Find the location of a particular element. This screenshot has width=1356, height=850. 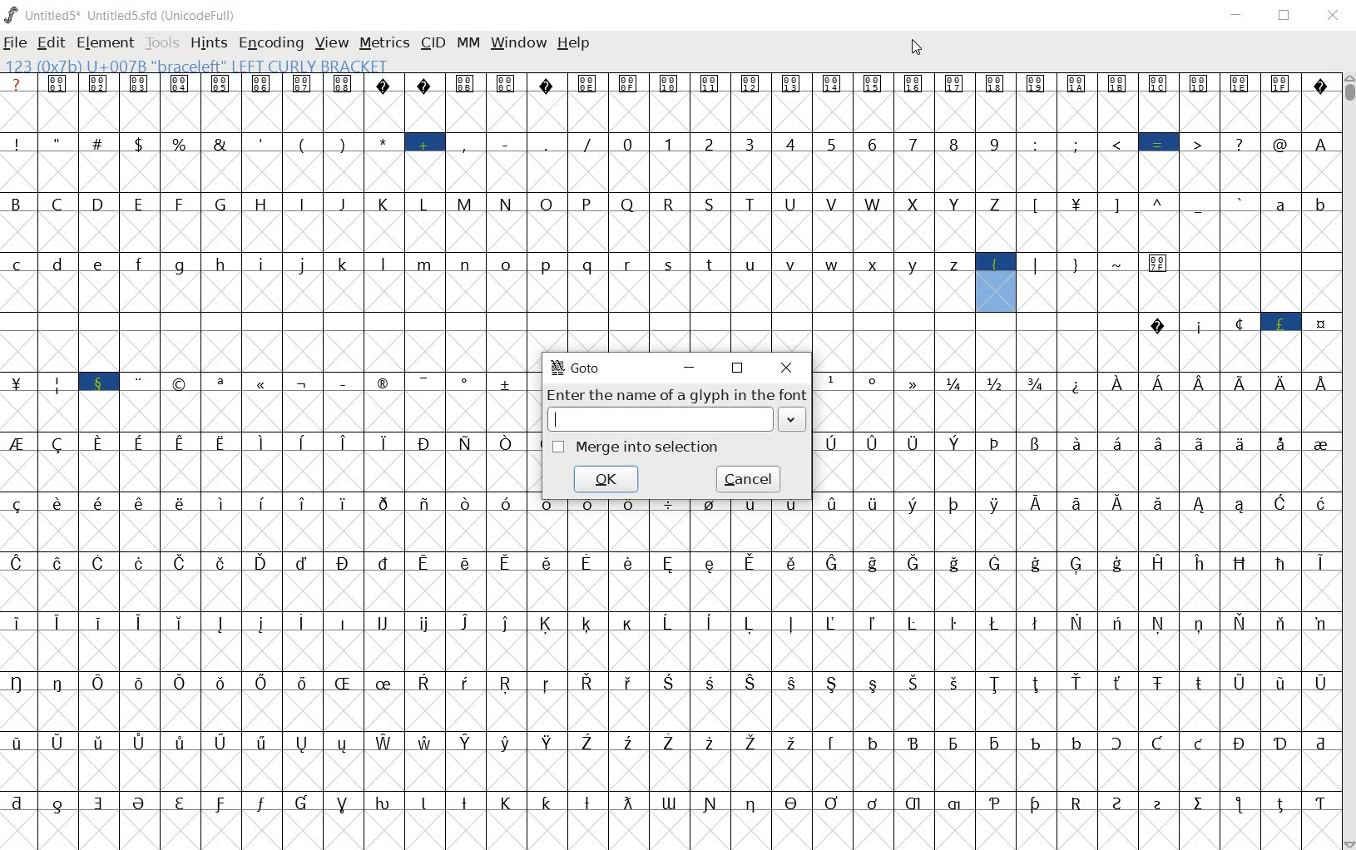

GLYPHS is located at coordinates (267, 449).